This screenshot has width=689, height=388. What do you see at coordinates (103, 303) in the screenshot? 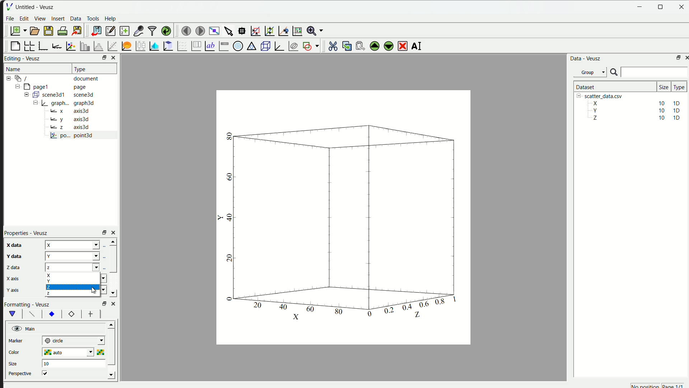
I see `` at bounding box center [103, 303].